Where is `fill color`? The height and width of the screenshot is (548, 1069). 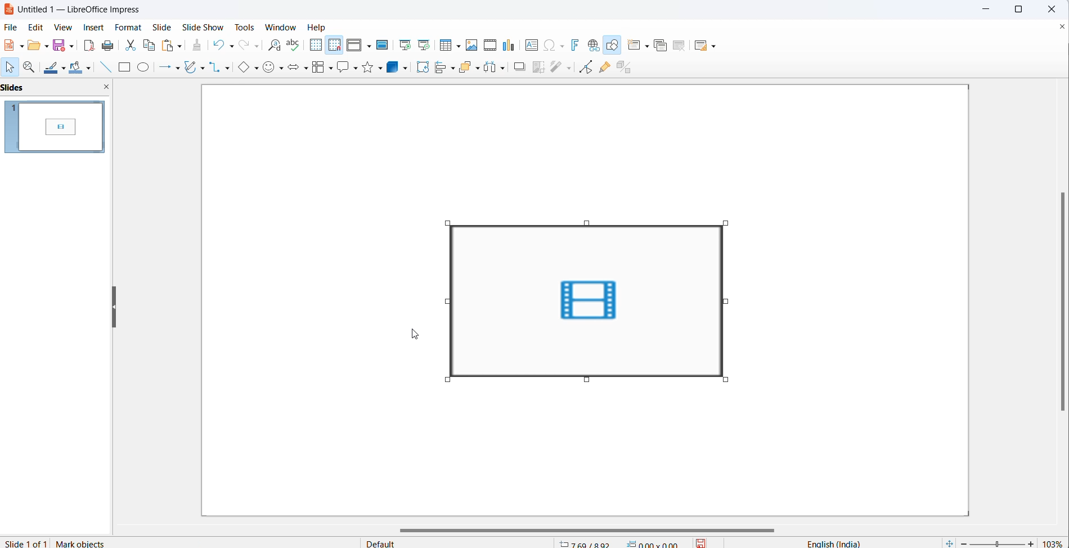 fill color is located at coordinates (75, 68).